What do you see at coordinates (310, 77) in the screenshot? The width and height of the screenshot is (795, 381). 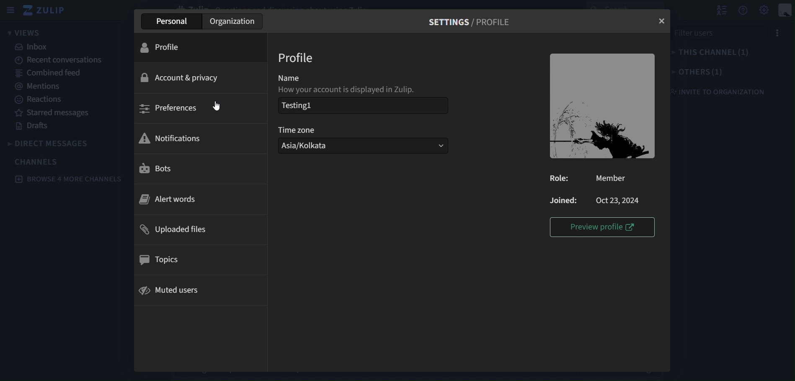 I see `name` at bounding box center [310, 77].